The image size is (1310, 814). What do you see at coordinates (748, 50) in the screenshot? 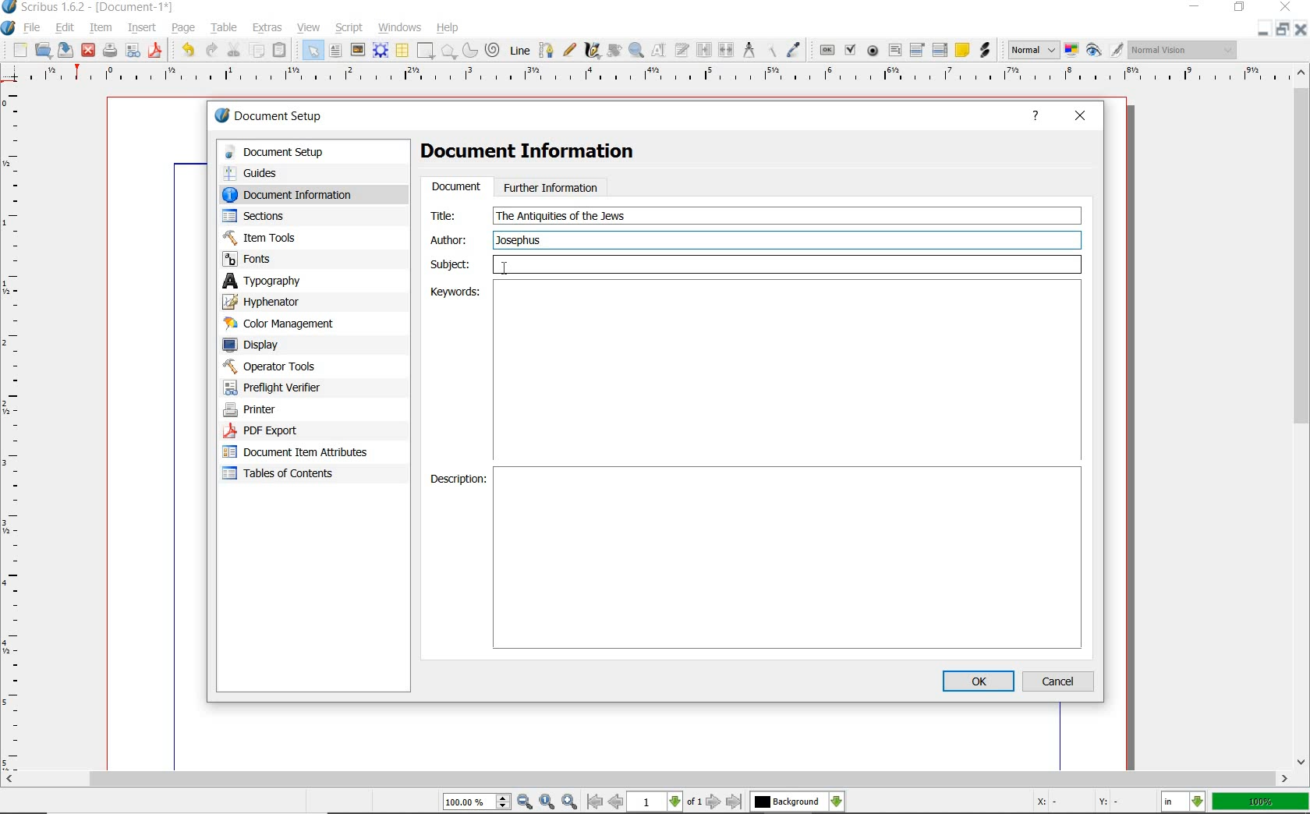
I see `measurements` at bounding box center [748, 50].